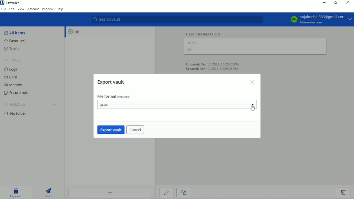  What do you see at coordinates (214, 64) in the screenshot?
I see `Updated: Dec 12, 2024,    10:25:25 PM` at bounding box center [214, 64].